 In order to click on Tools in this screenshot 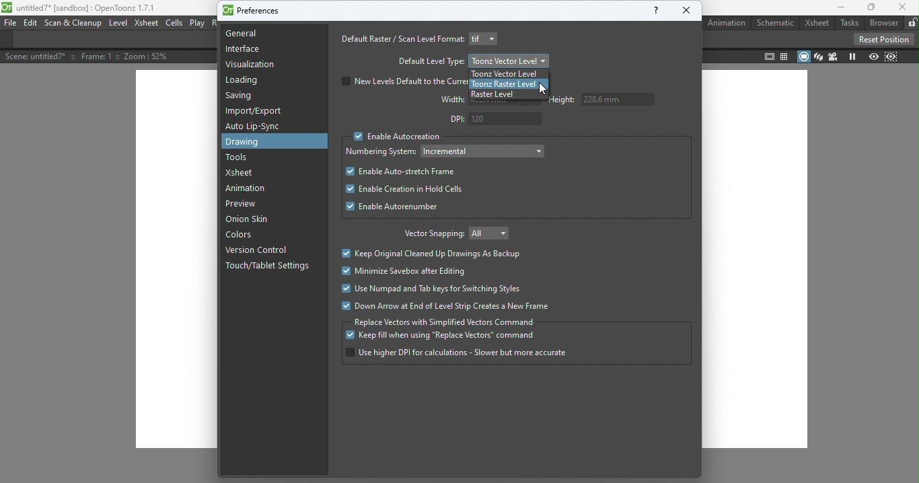, I will do `click(240, 159)`.